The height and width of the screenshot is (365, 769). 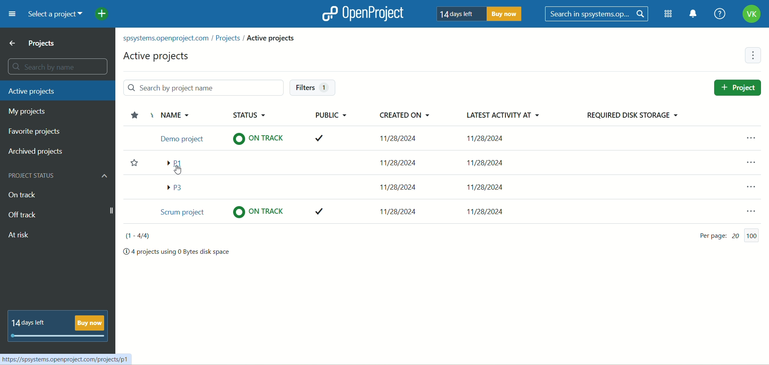 What do you see at coordinates (20, 236) in the screenshot?
I see `at risk` at bounding box center [20, 236].